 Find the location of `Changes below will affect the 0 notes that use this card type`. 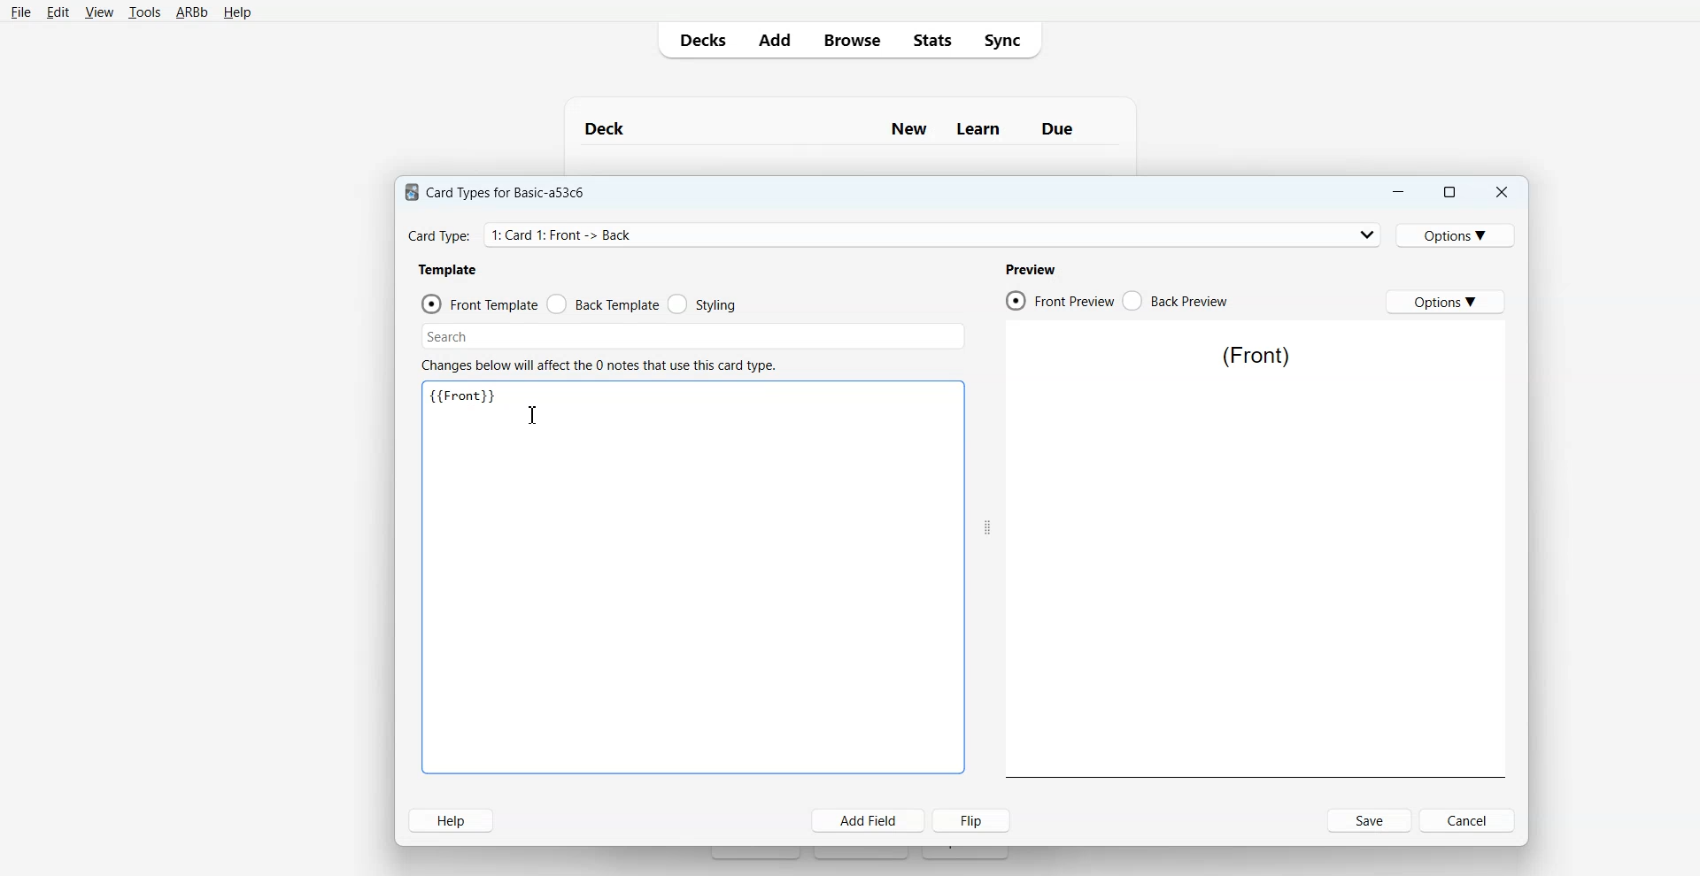

Changes below will affect the 0 notes that use this card type is located at coordinates (606, 365).